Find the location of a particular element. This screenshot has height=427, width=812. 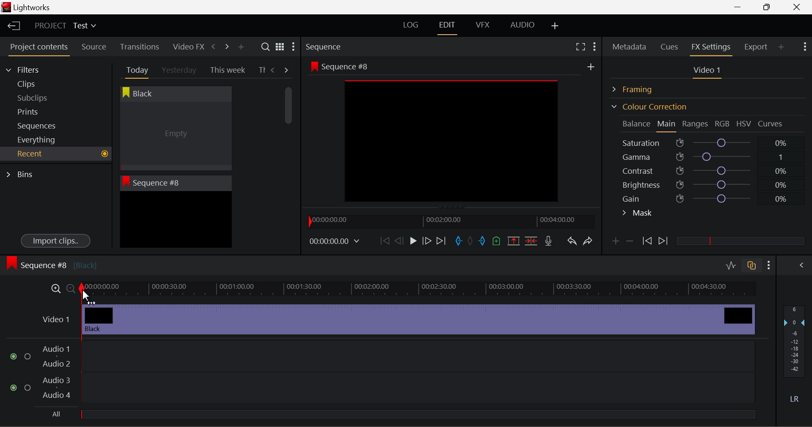

Next keyframe is located at coordinates (664, 241).